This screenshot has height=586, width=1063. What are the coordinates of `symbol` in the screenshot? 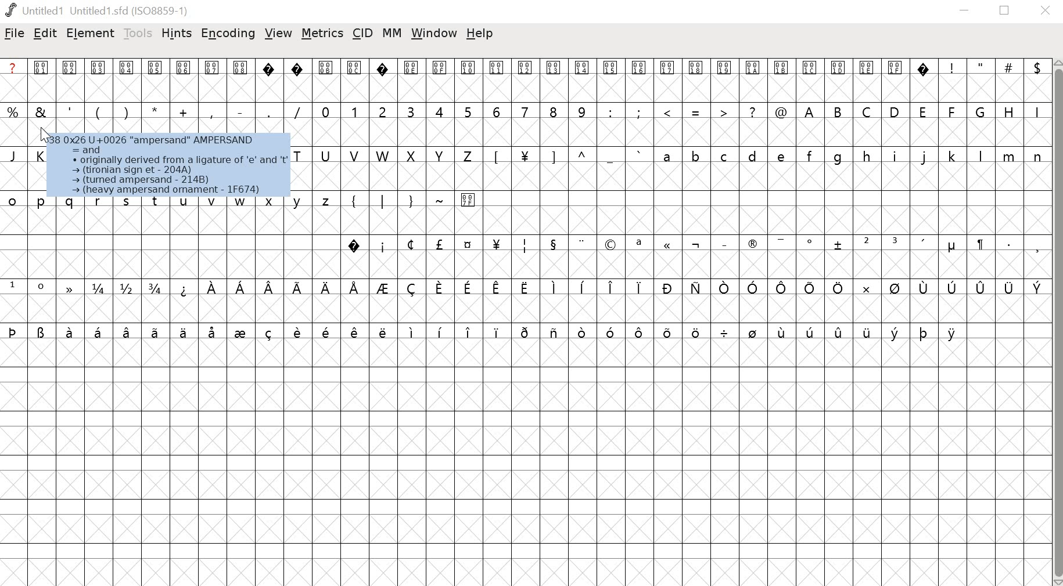 It's located at (128, 331).